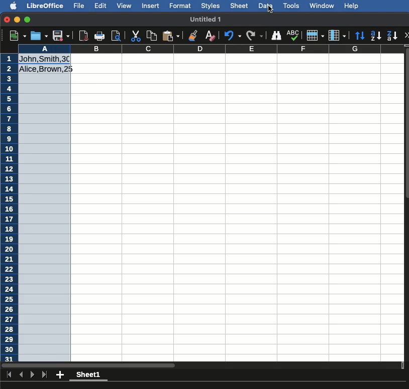 The image size is (409, 389). Describe the element at coordinates (181, 7) in the screenshot. I see `Format` at that location.